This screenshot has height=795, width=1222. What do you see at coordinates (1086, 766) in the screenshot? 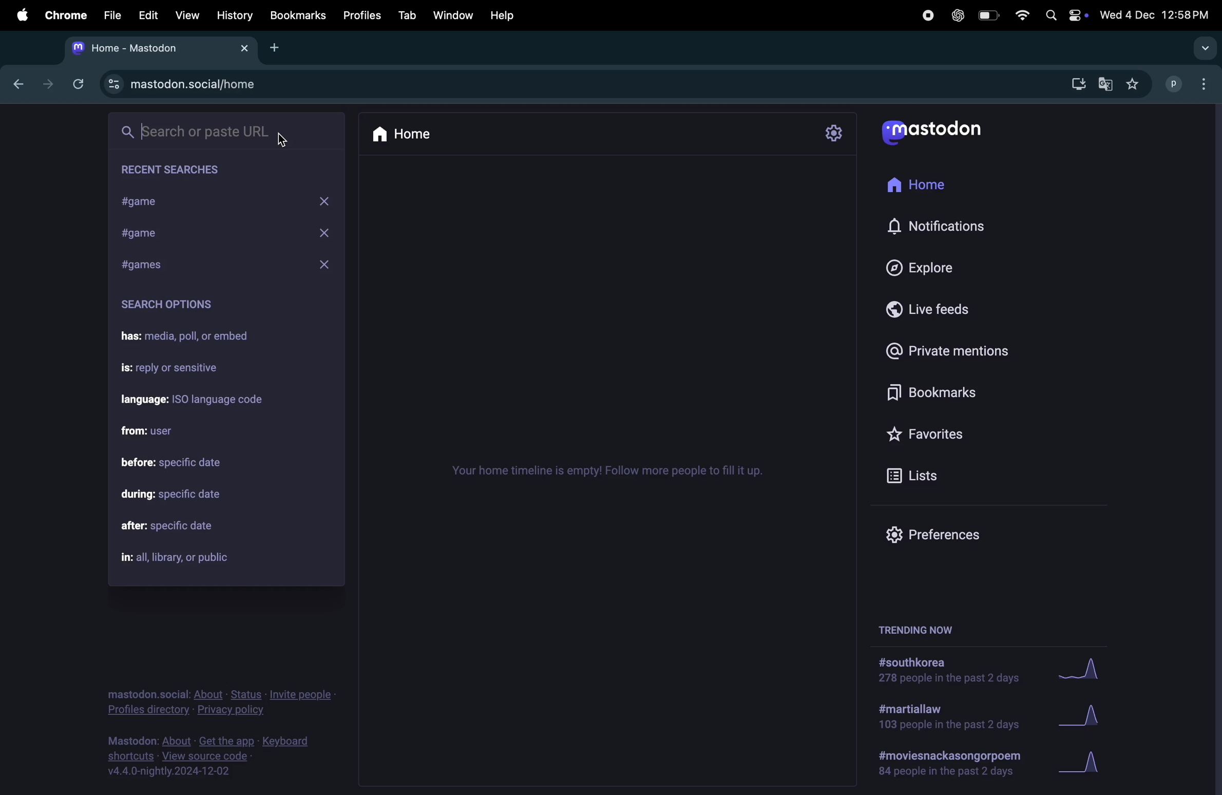
I see `grapj` at bounding box center [1086, 766].